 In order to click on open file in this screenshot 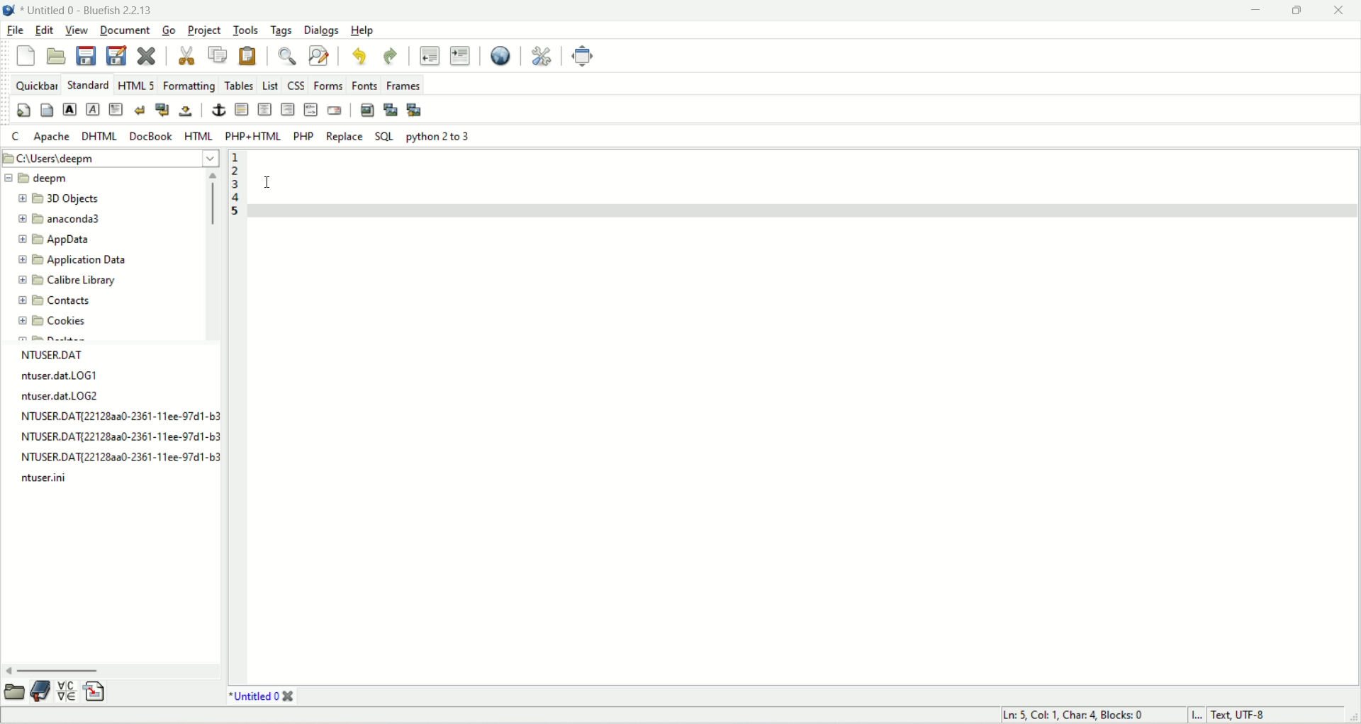, I will do `click(56, 57)`.